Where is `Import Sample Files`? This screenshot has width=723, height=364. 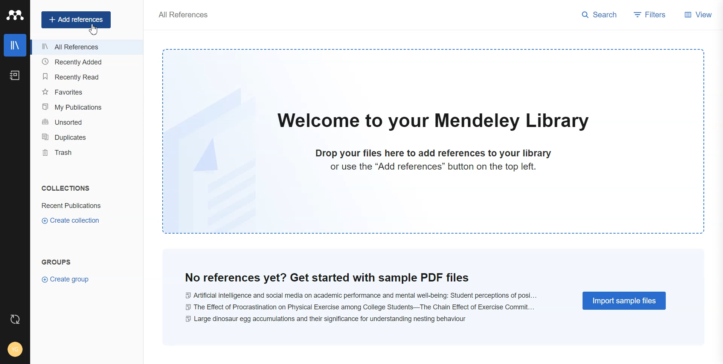
Import Sample Files is located at coordinates (625, 301).